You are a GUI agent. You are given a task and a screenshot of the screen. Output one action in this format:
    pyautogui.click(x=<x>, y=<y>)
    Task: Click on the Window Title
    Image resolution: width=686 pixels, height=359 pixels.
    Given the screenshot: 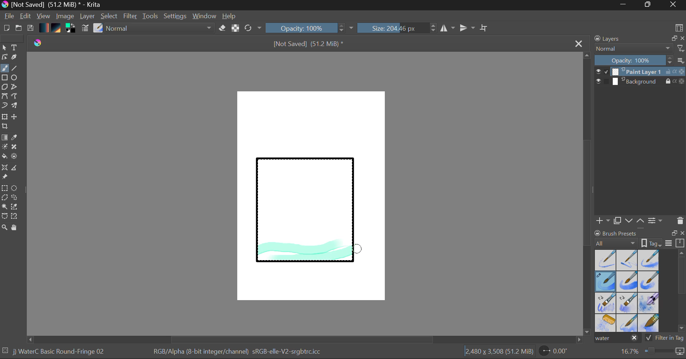 What is the action you would take?
    pyautogui.click(x=52, y=5)
    